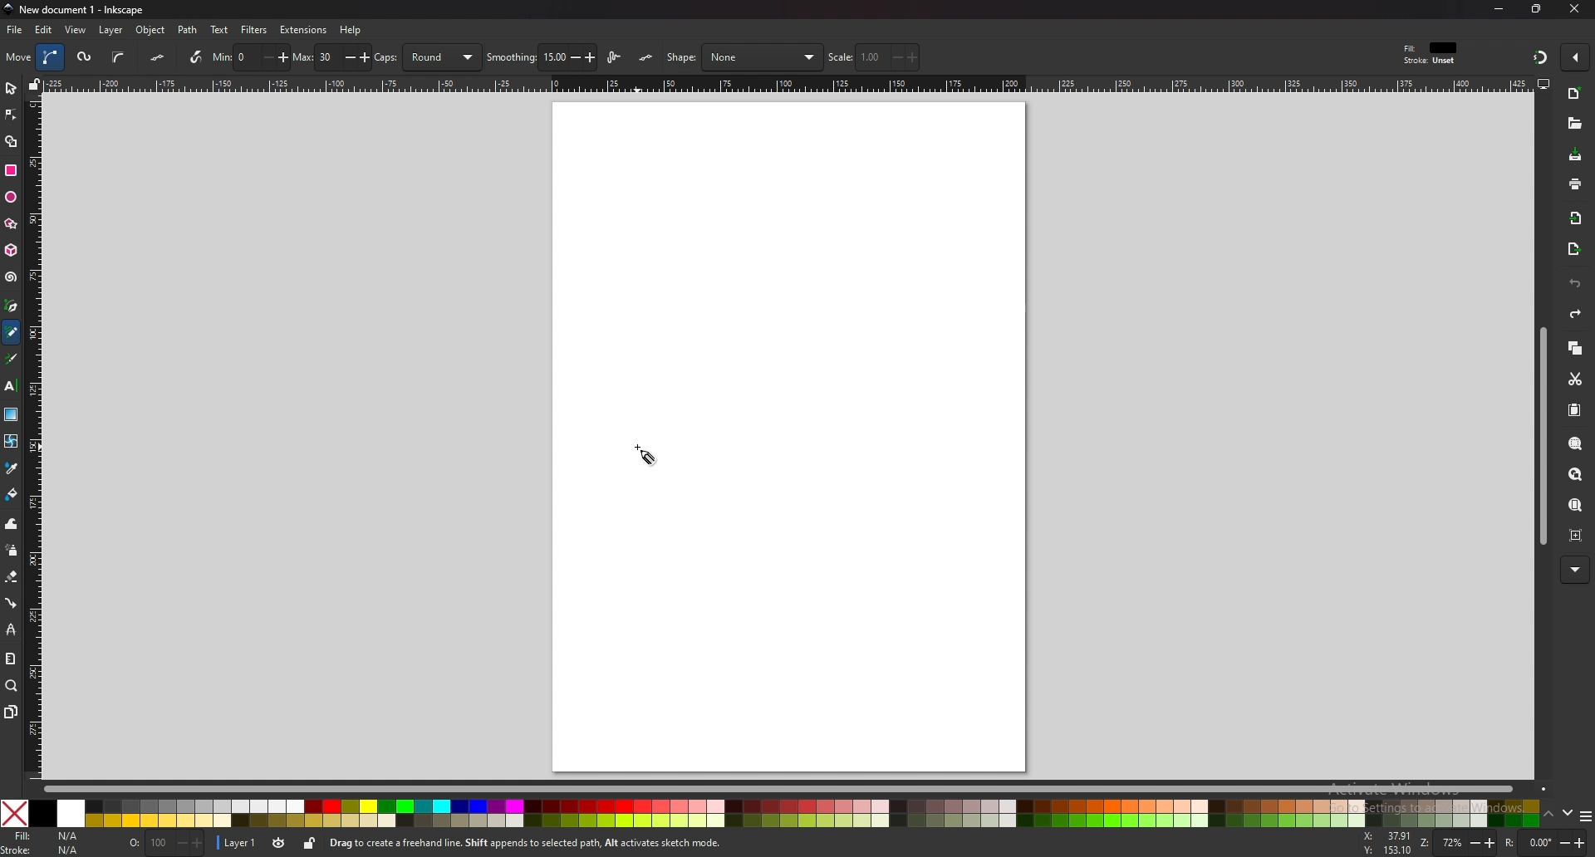 The image size is (1595, 857). Describe the element at coordinates (1574, 536) in the screenshot. I see `zoom centre page` at that location.